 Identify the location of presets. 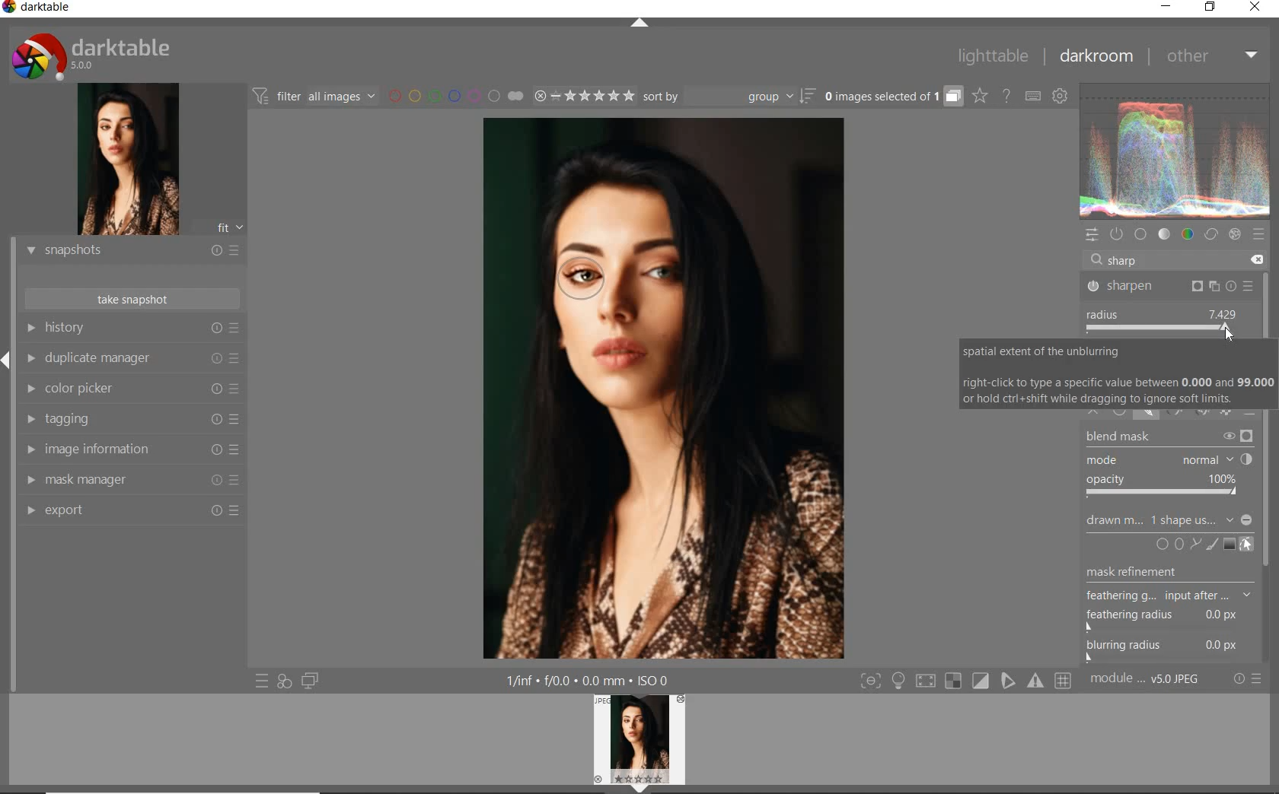
(1261, 236).